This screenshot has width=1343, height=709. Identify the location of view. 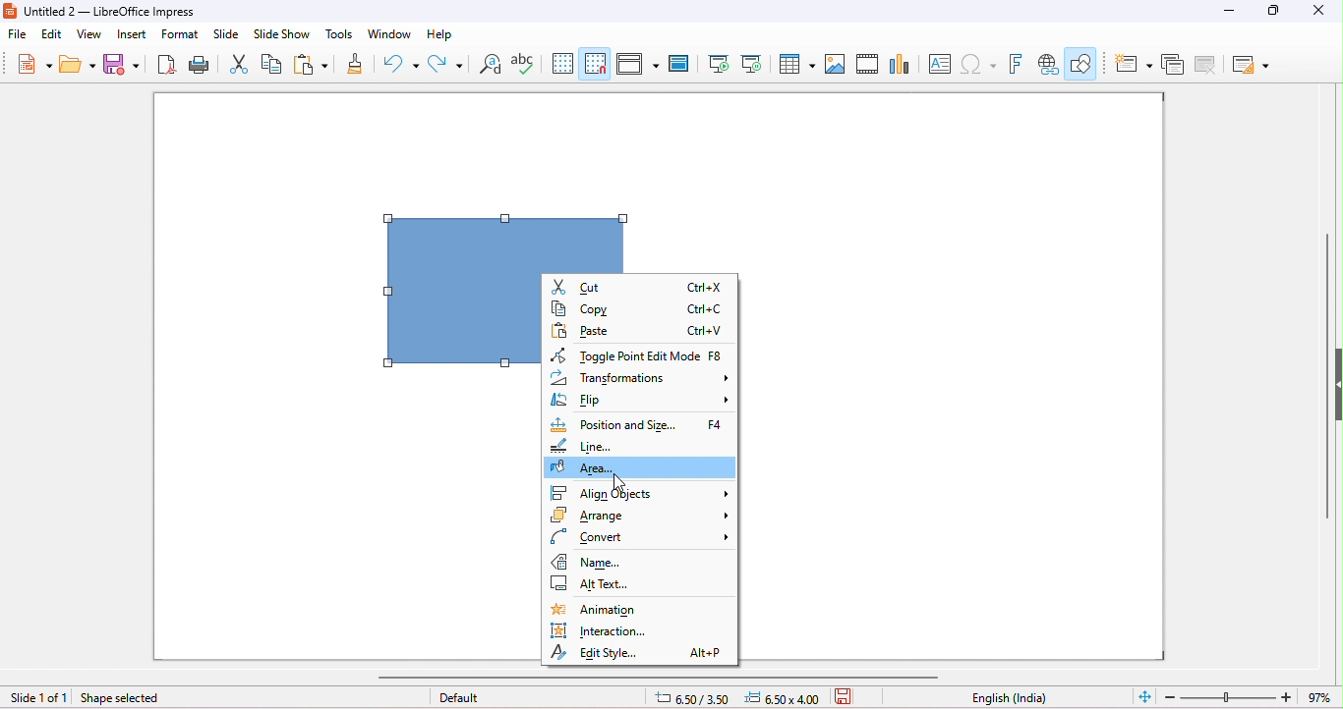
(89, 34).